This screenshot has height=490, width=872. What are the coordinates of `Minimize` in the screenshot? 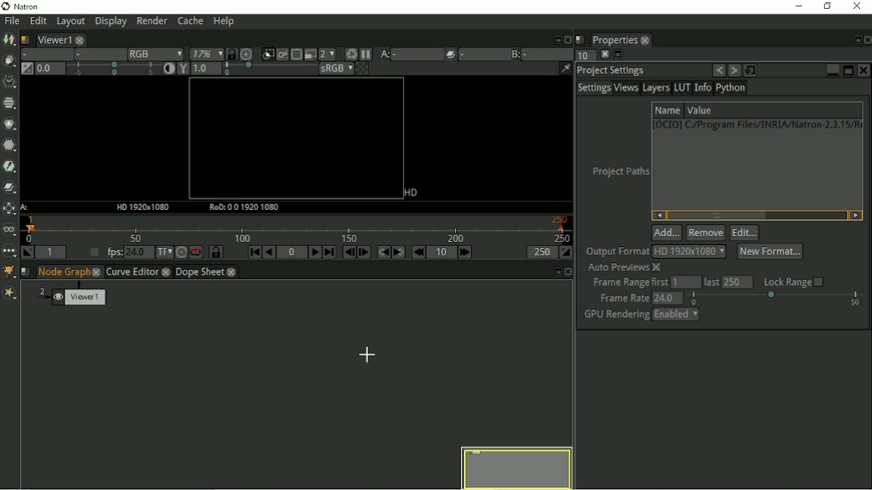 It's located at (796, 6).